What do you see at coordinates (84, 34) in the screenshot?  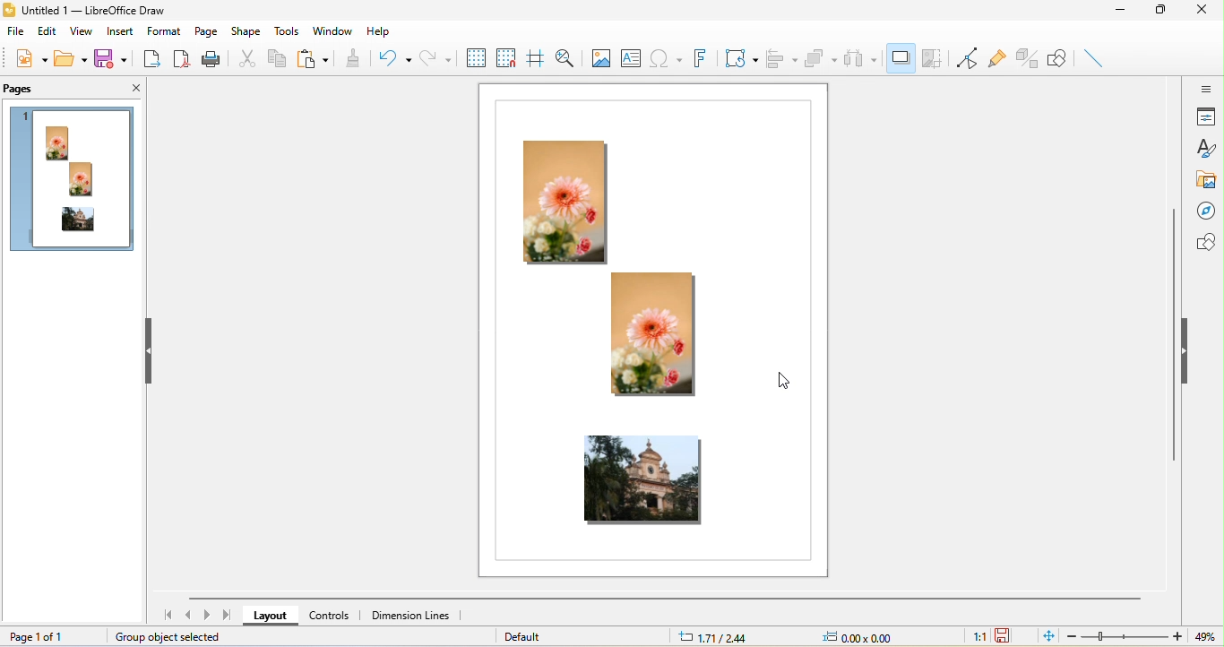 I see `view` at bounding box center [84, 34].